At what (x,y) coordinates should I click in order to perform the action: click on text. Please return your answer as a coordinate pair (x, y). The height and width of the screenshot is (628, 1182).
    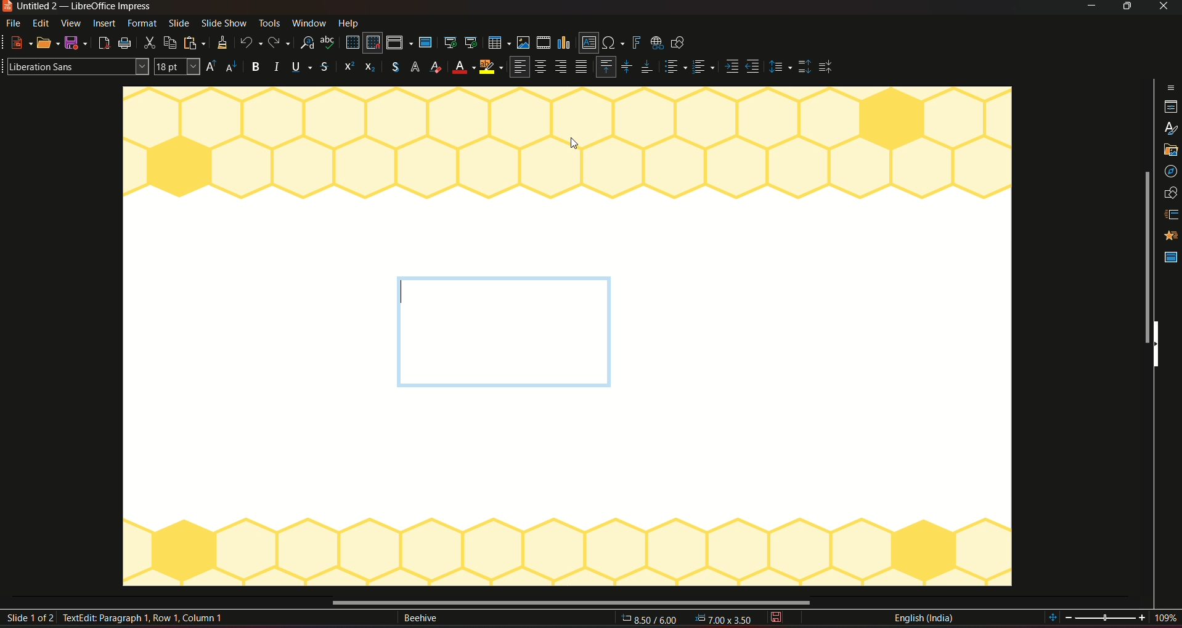
    Looking at the image, I should click on (420, 619).